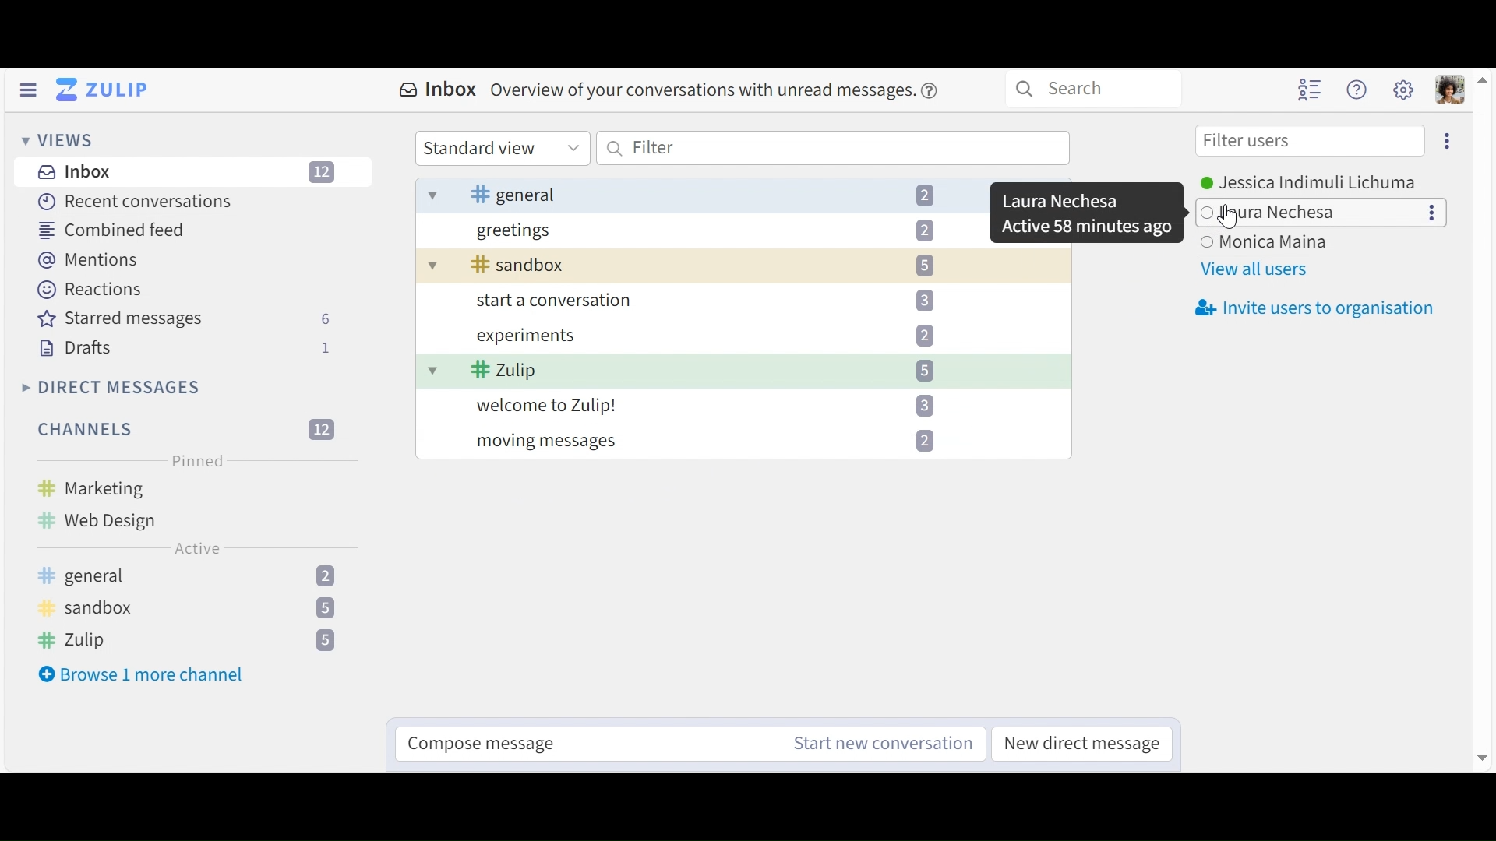 Image resolution: width=1496 pixels, height=841 pixels. What do you see at coordinates (725, 436) in the screenshot?
I see `moving messages` at bounding box center [725, 436].